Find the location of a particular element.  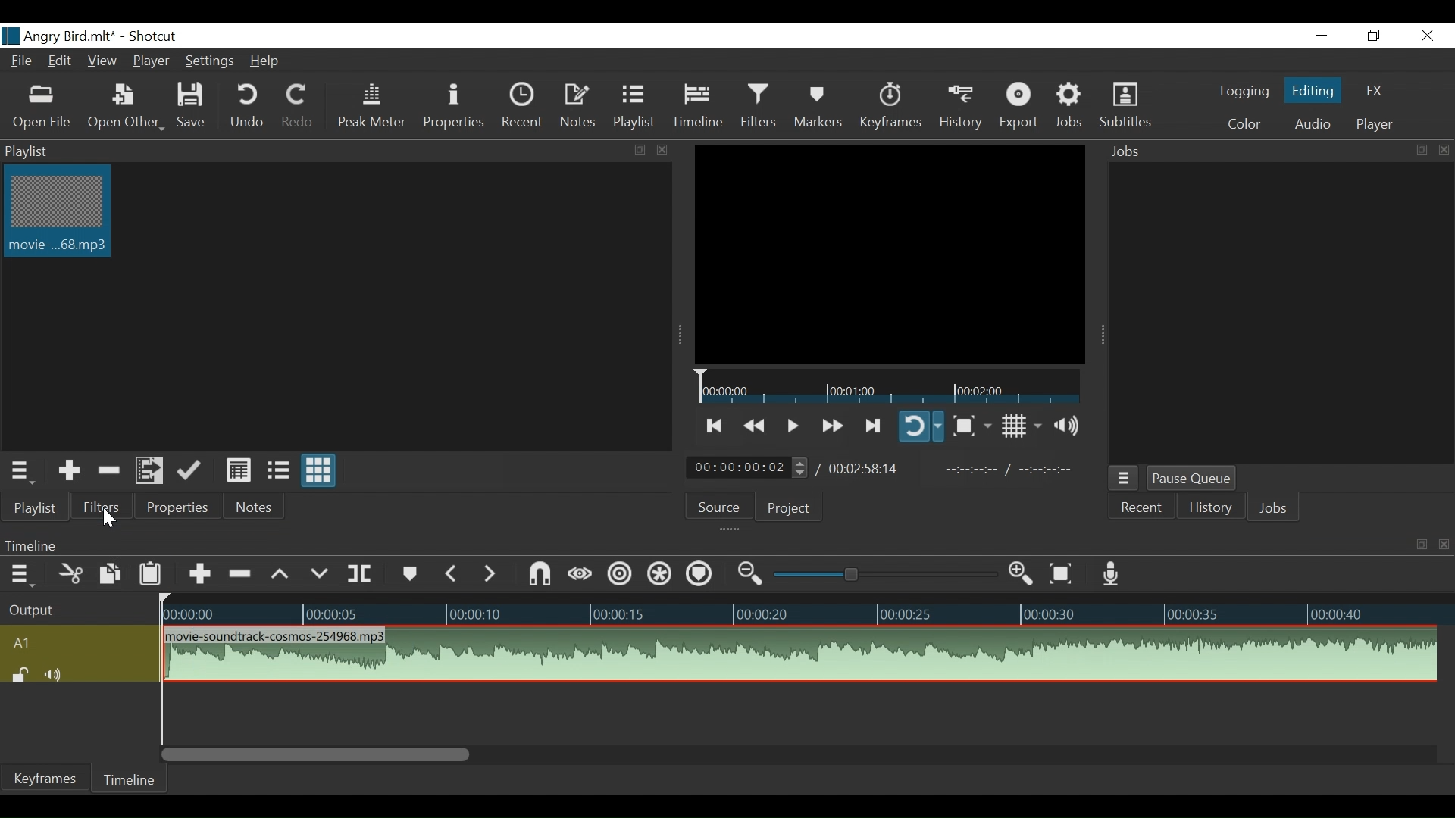

In point is located at coordinates (1009, 471).